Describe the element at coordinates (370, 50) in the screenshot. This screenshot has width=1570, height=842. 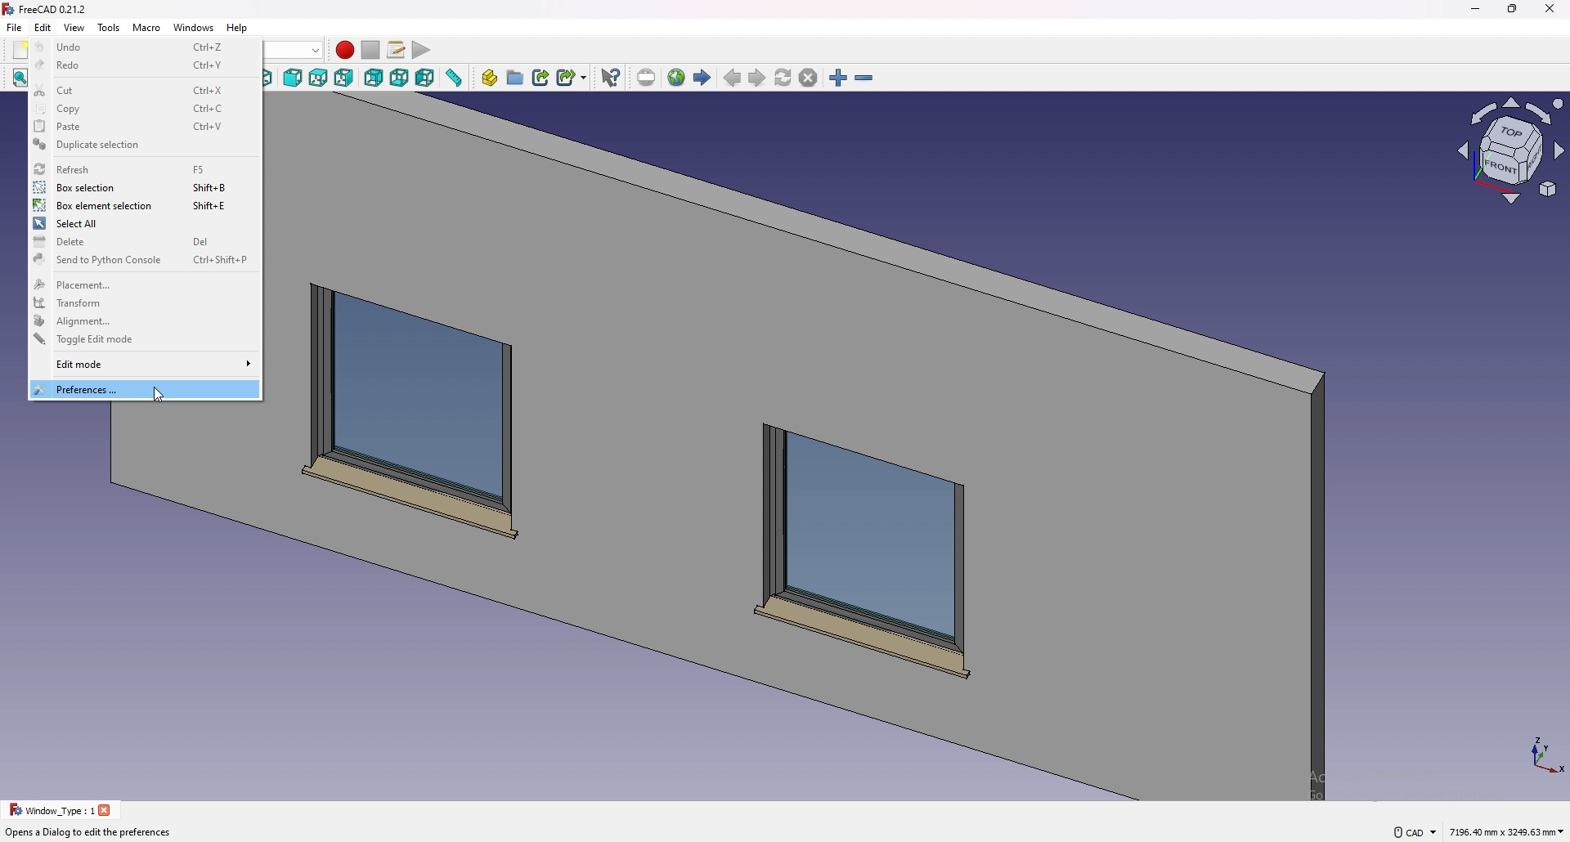
I see `stop recording macros` at that location.